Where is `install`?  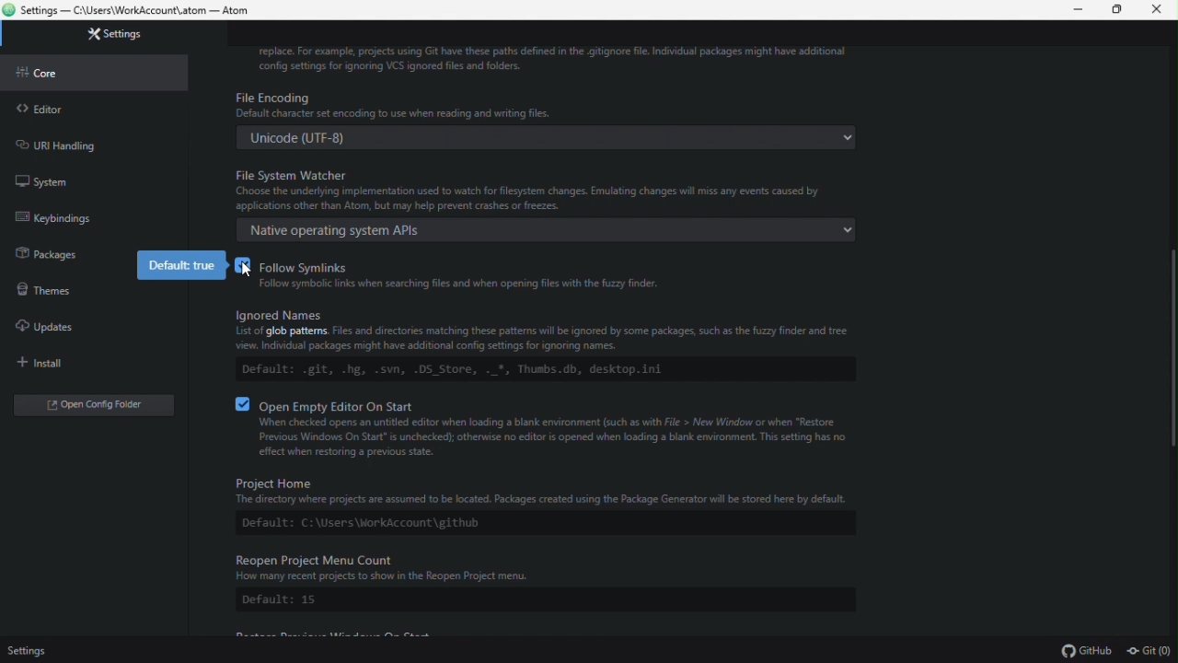 install is located at coordinates (86, 362).